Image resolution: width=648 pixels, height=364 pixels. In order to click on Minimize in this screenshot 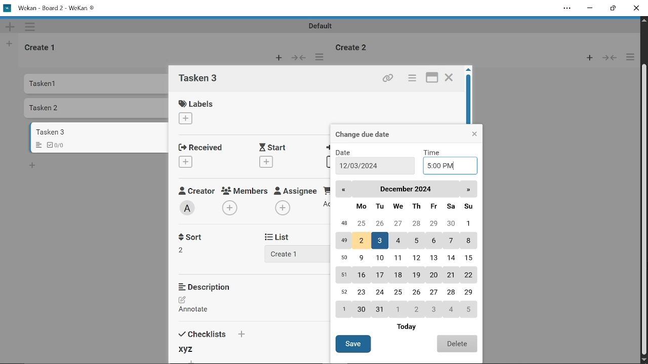, I will do `click(590, 9)`.